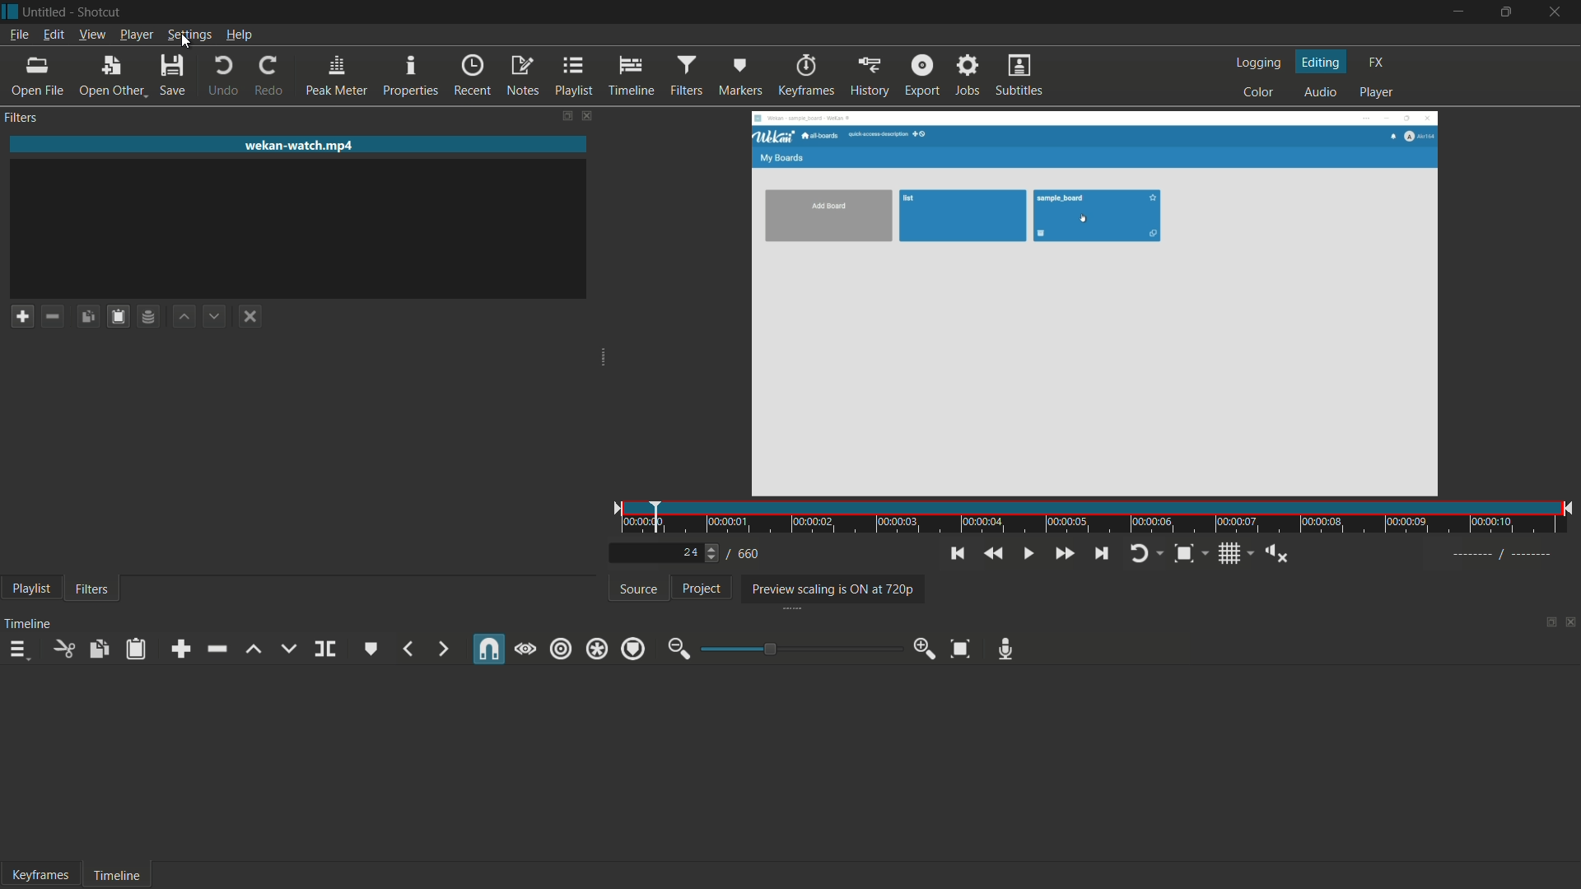 This screenshot has width=1581, height=889. Describe the element at coordinates (525, 649) in the screenshot. I see `scrub while dragging` at that location.